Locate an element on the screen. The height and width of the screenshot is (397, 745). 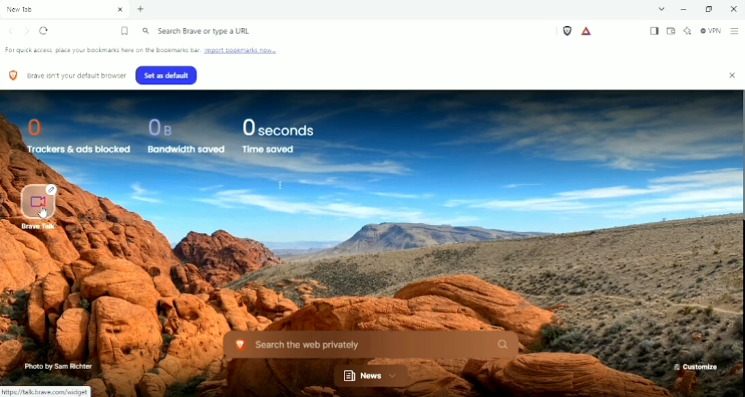
Close is located at coordinates (733, 8).